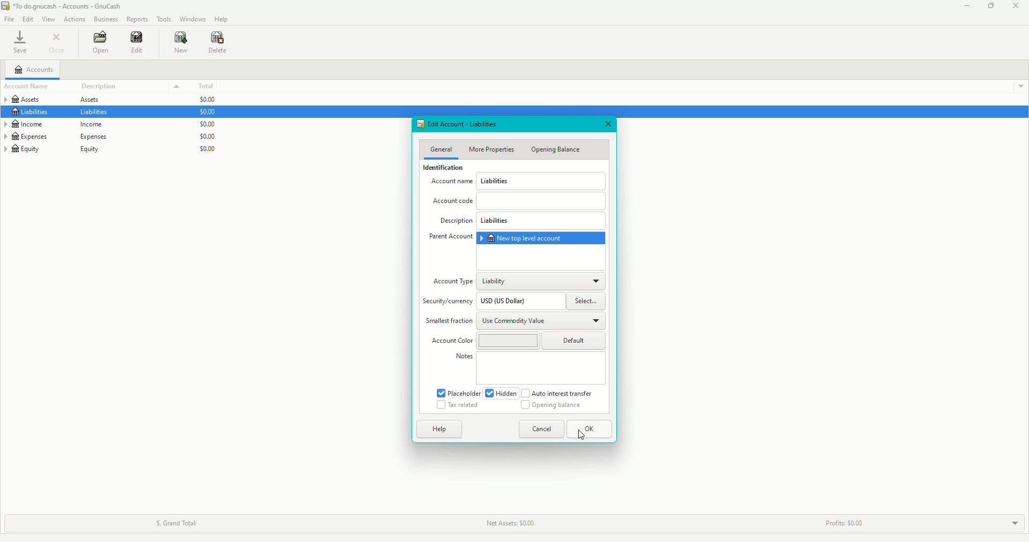 This screenshot has width=1029, height=542. Describe the element at coordinates (503, 394) in the screenshot. I see `Hidden` at that location.